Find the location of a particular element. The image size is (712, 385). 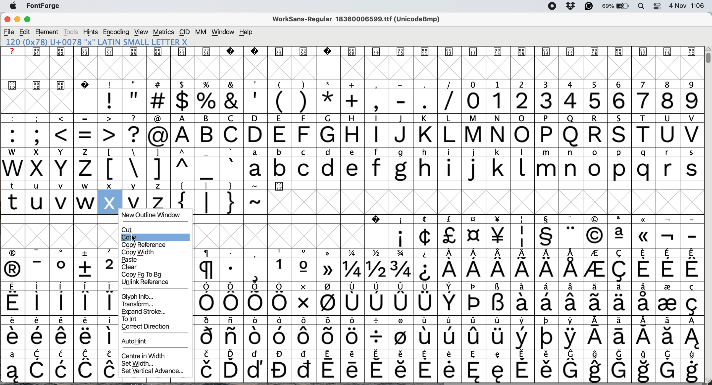

special characters is located at coordinates (61, 285).